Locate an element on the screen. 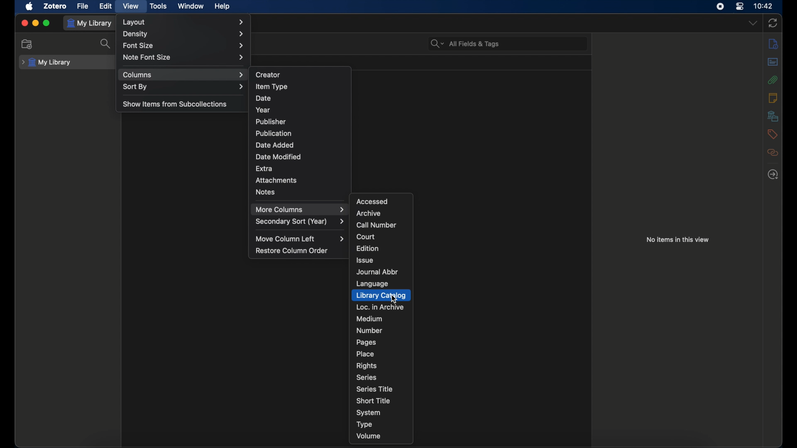 The width and height of the screenshot is (797, 448). publication is located at coordinates (274, 133).